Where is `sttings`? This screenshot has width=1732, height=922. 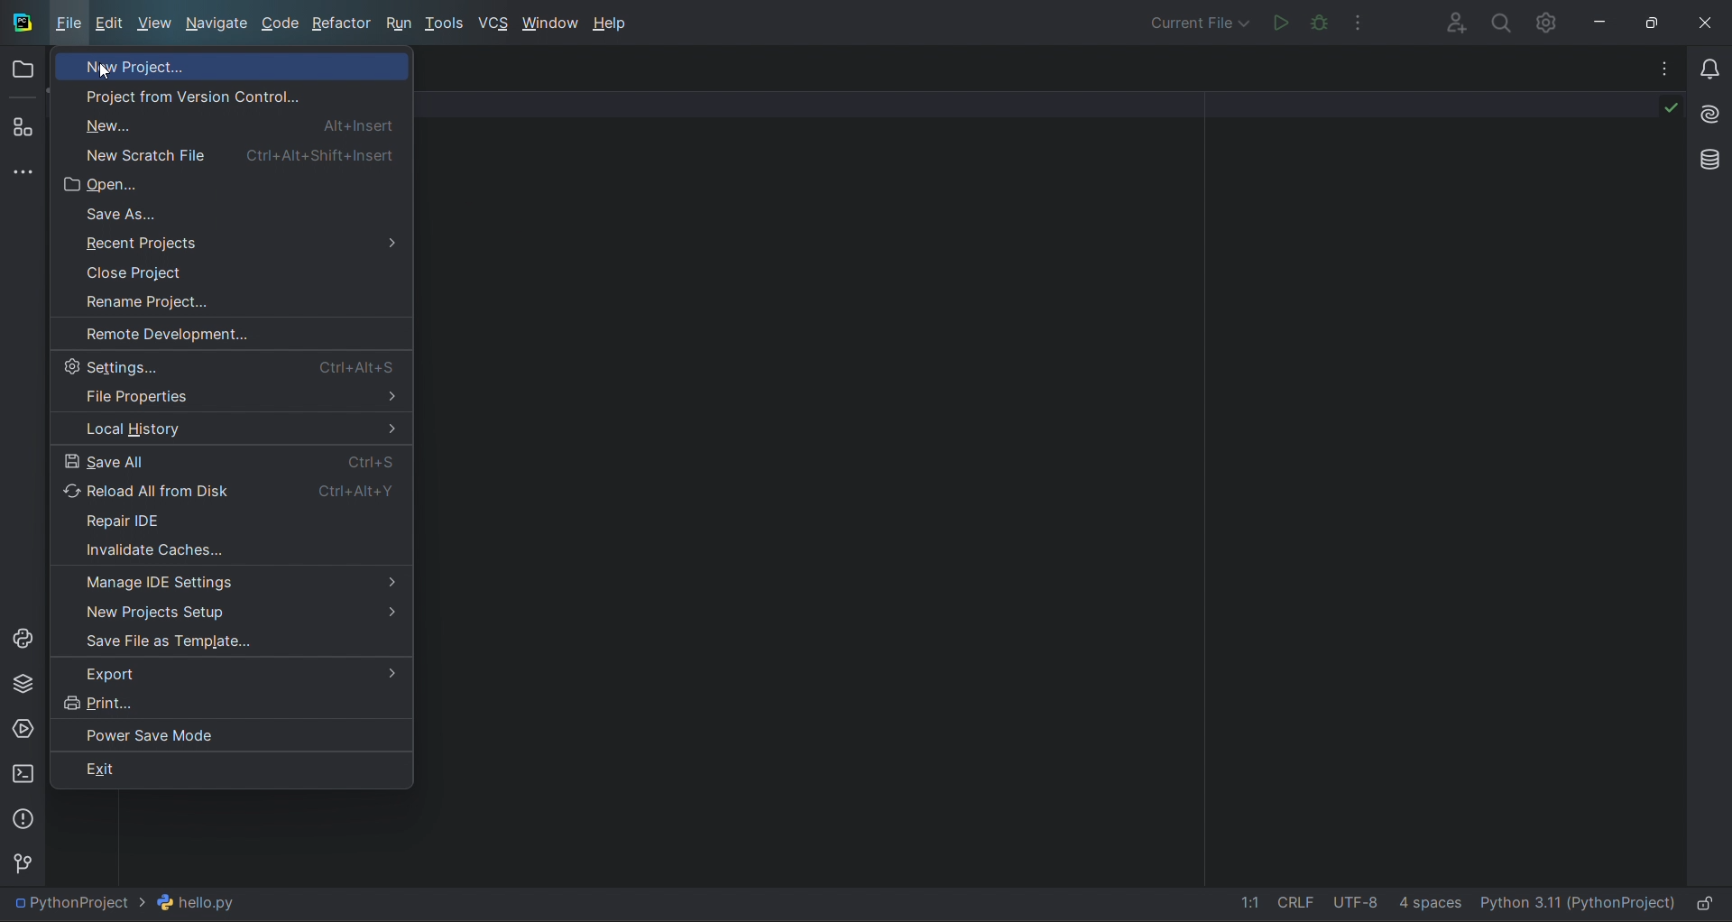
sttings is located at coordinates (1552, 22).